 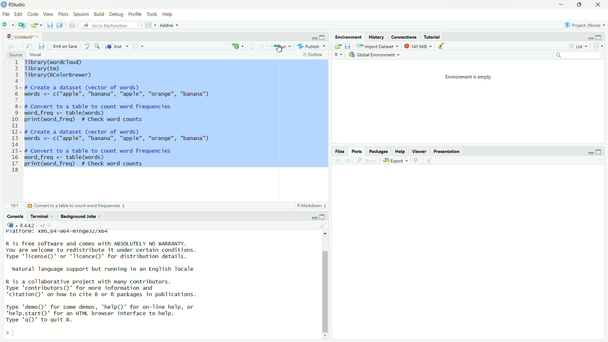 I want to click on 18:1, so click(x=13, y=205).